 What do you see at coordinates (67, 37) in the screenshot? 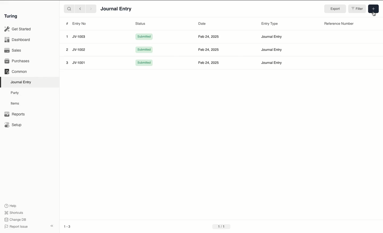
I see `1` at bounding box center [67, 37].